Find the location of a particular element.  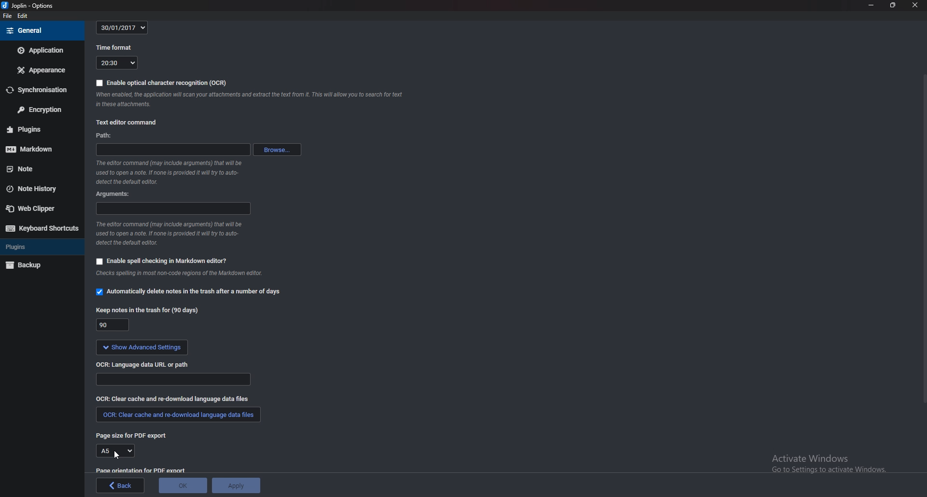

show advanced settings is located at coordinates (143, 347).